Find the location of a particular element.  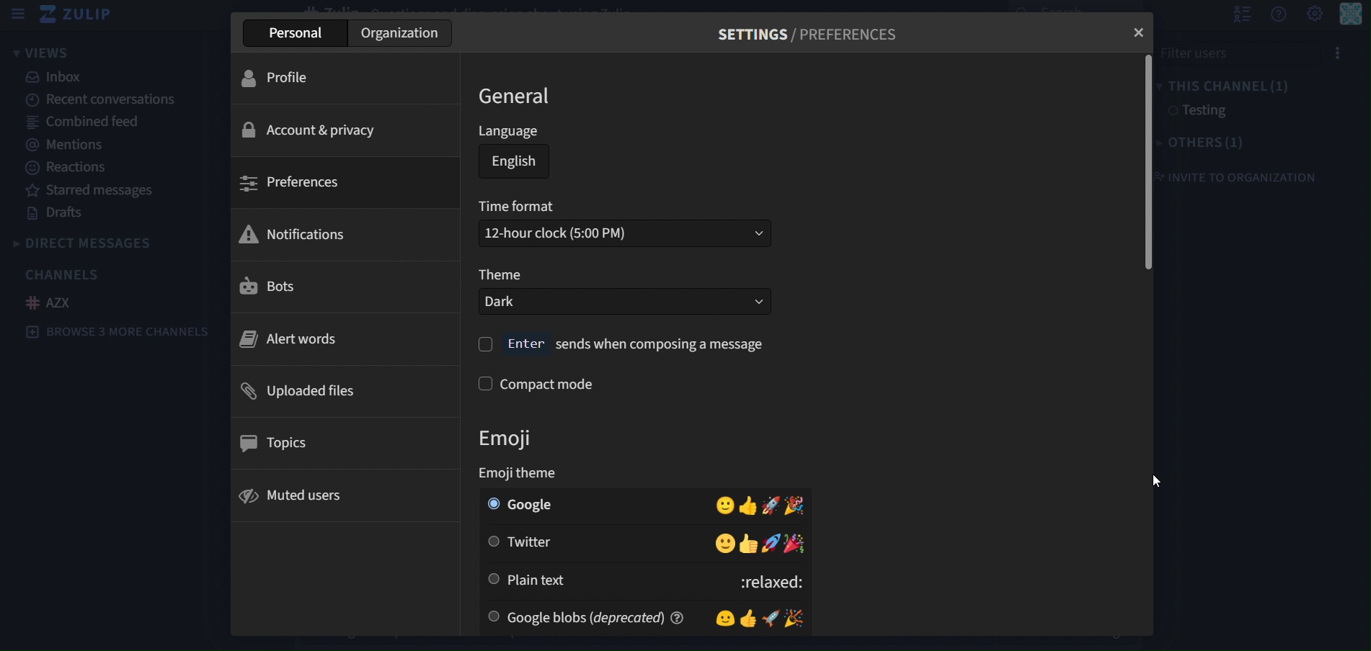

notifications is located at coordinates (295, 234).